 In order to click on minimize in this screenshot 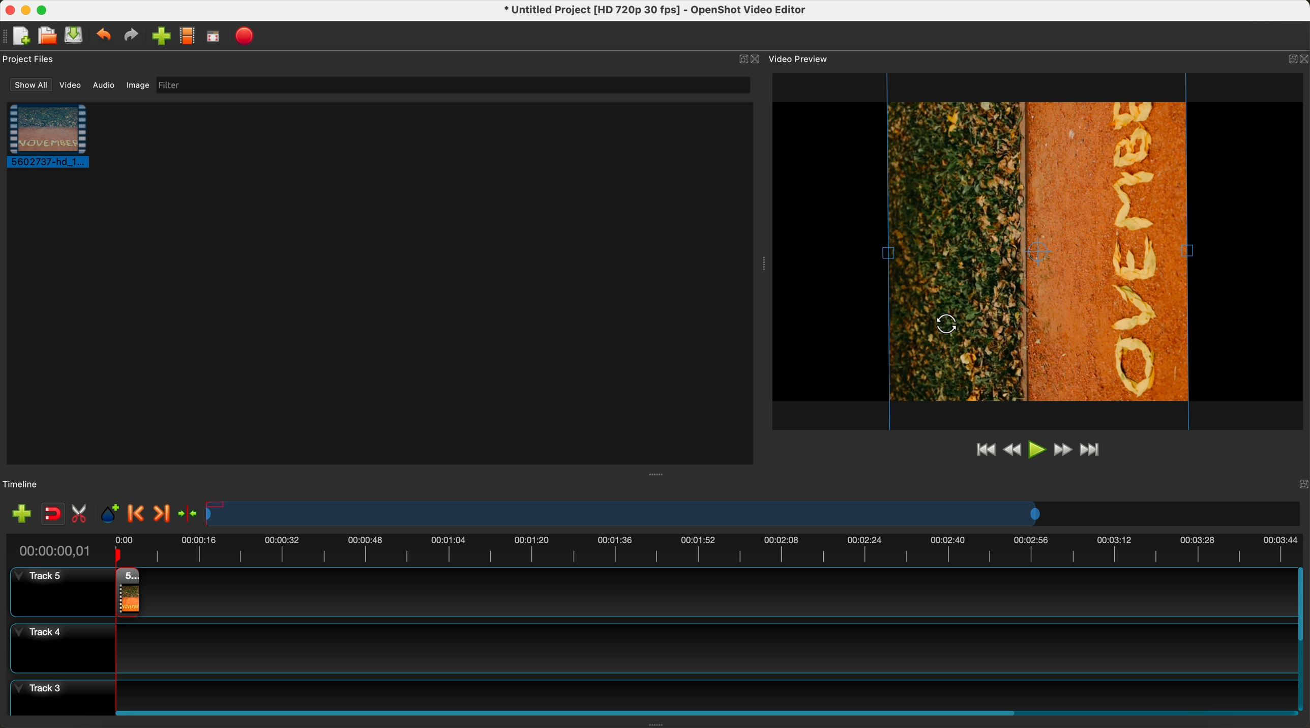, I will do `click(737, 60)`.